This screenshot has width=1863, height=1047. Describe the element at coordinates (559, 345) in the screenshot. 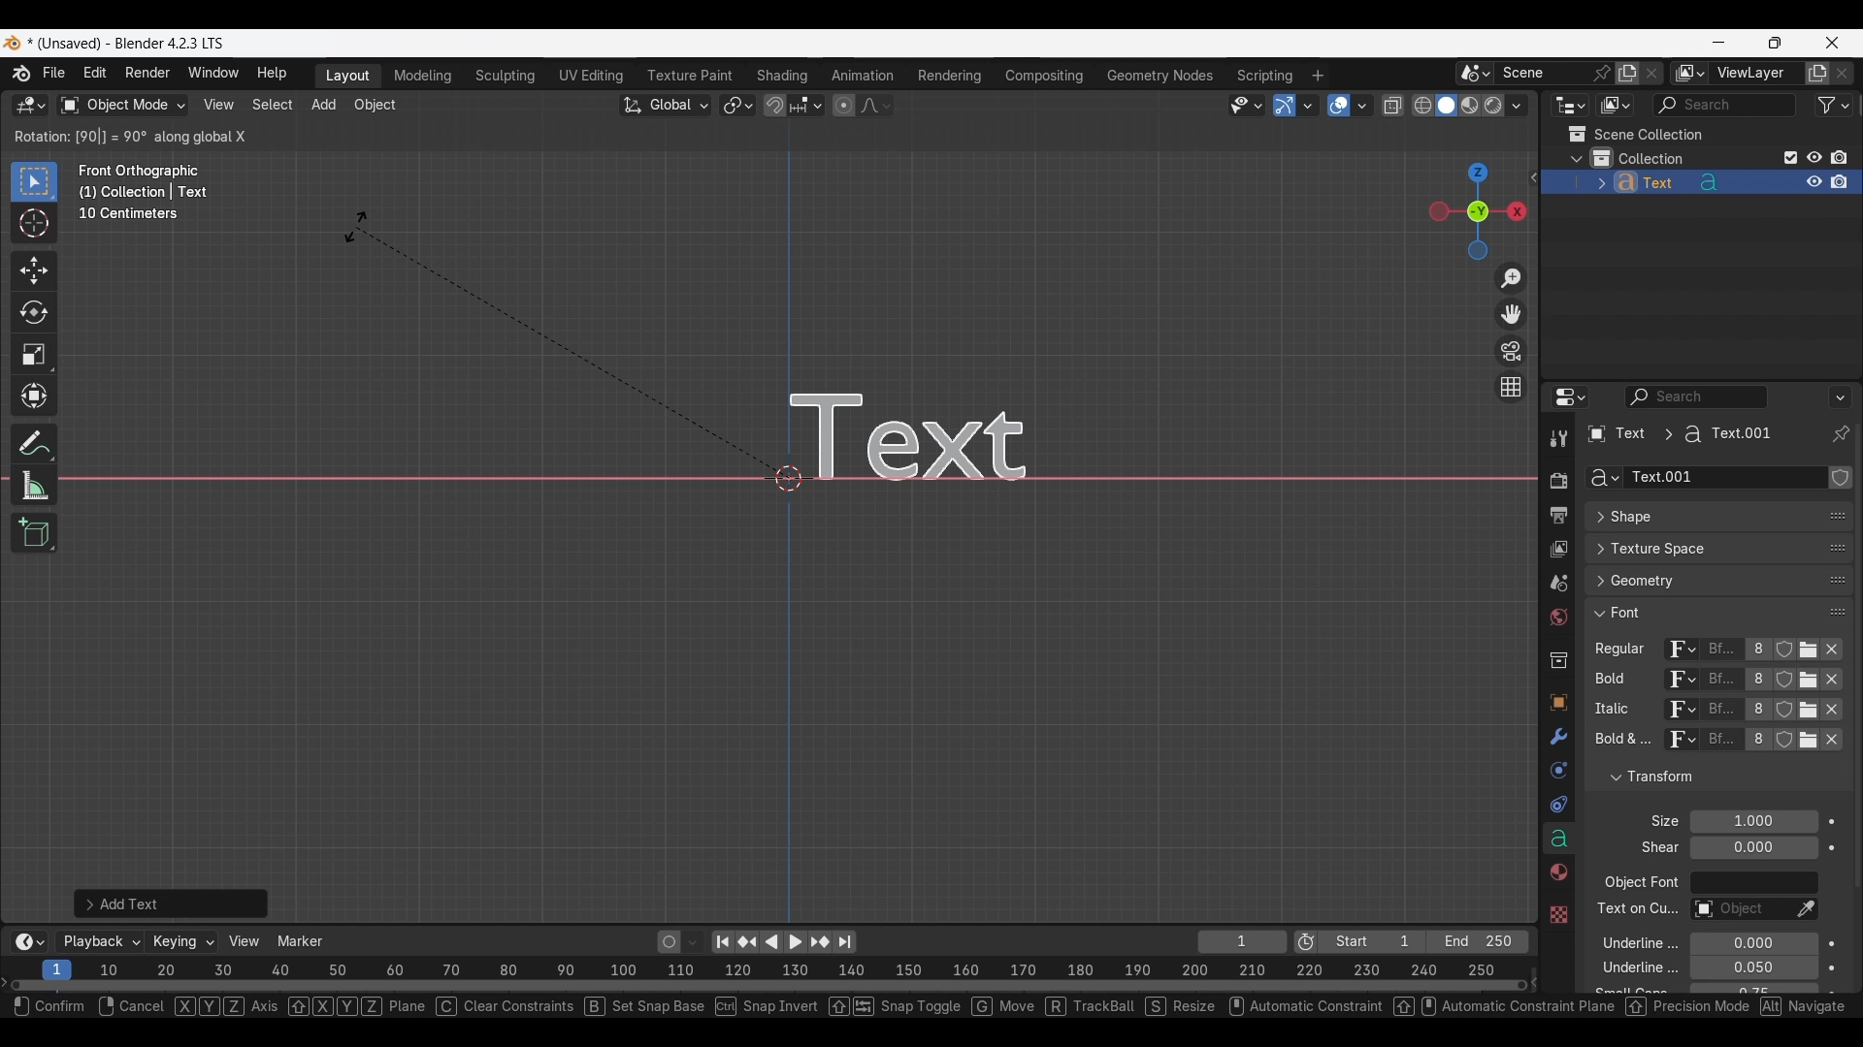

I see `Rotation tool` at that location.